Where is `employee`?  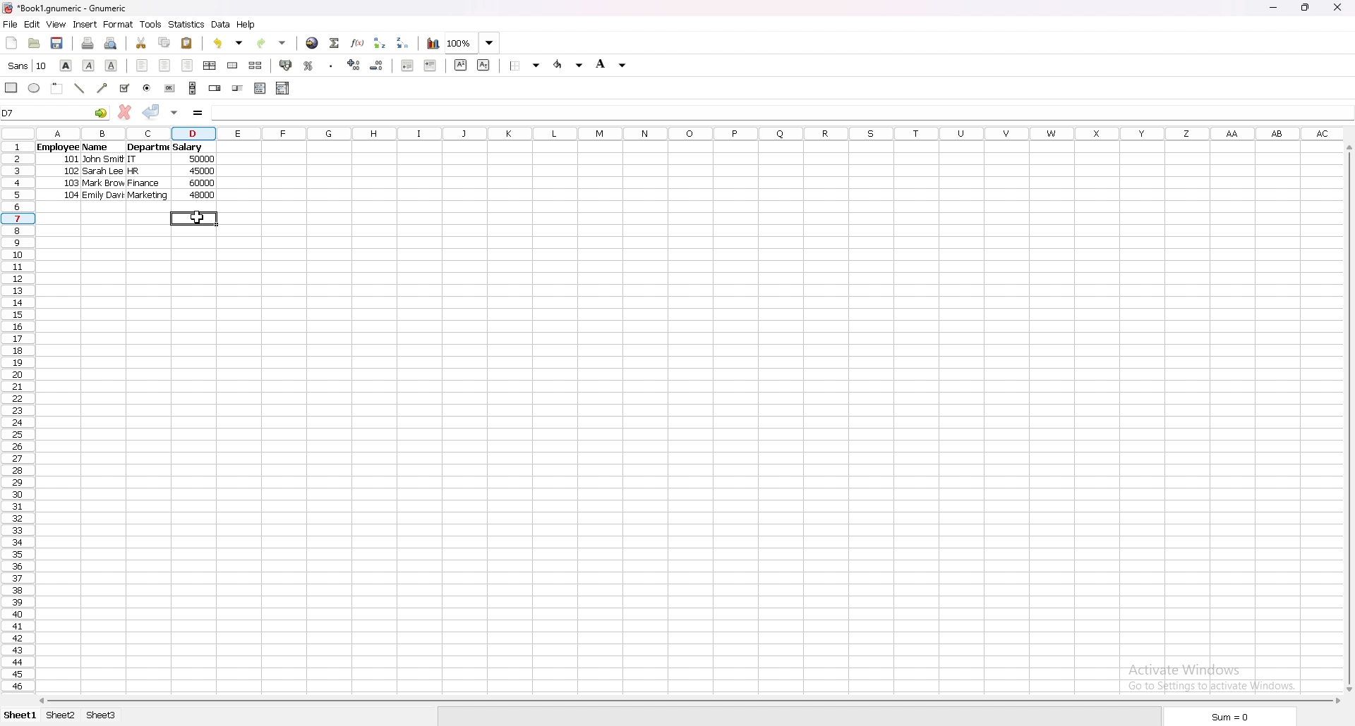
employee is located at coordinates (56, 148).